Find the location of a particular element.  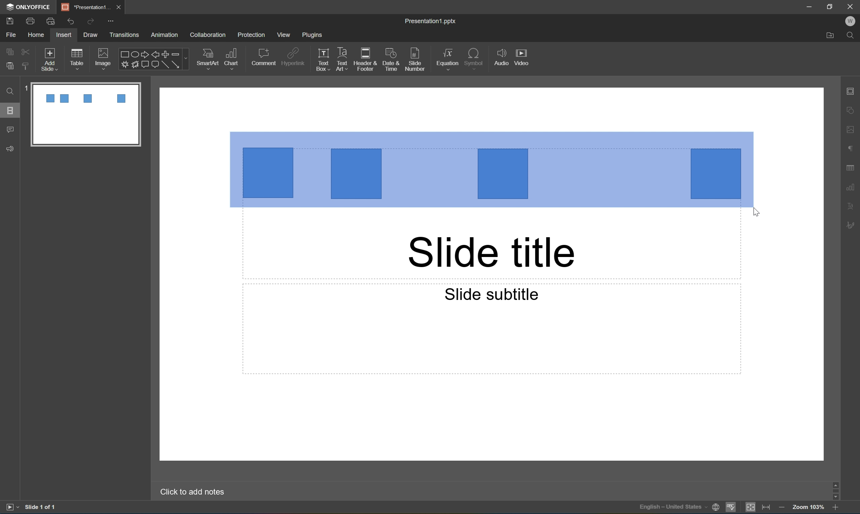

signature settings is located at coordinates (852, 225).